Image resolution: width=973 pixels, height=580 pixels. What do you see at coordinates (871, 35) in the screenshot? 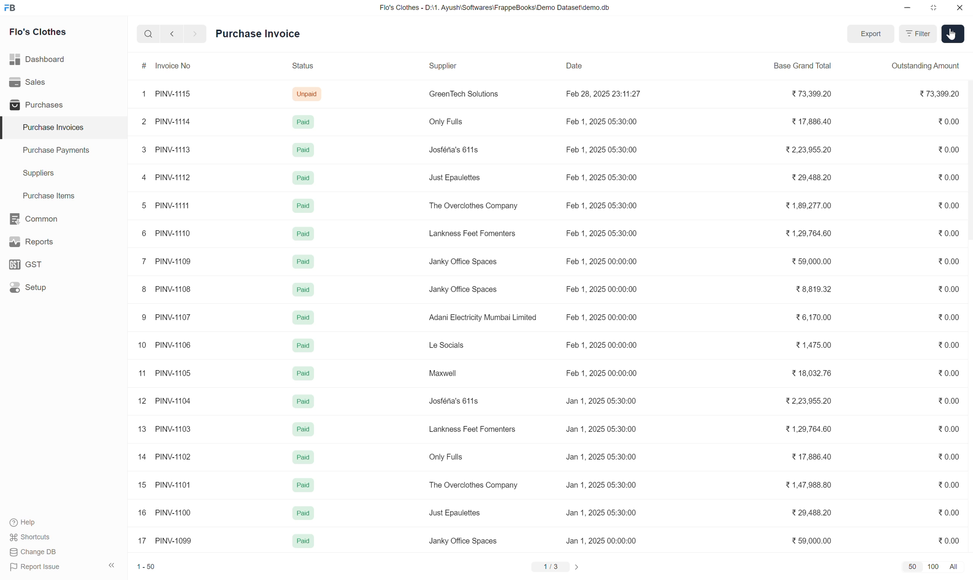
I see `Export` at bounding box center [871, 35].